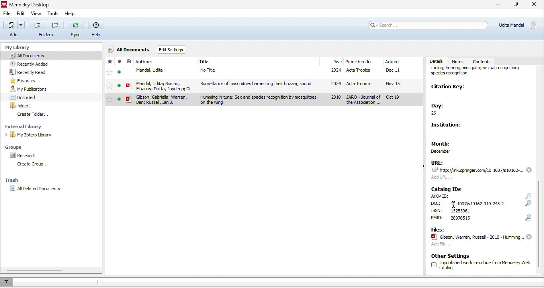  Describe the element at coordinates (358, 62) in the screenshot. I see `published in` at that location.